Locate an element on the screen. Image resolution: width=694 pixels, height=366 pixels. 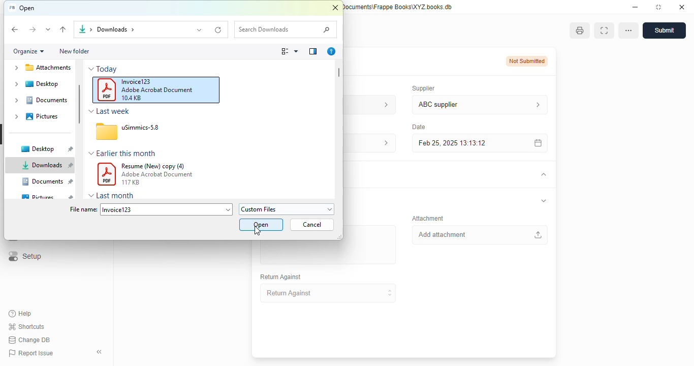
pictures is located at coordinates (41, 116).